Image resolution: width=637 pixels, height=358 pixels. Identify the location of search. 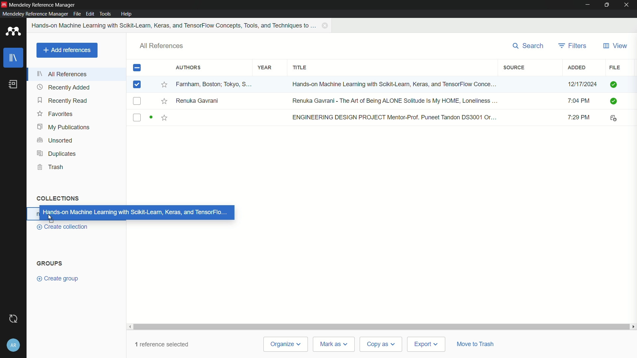
(529, 46).